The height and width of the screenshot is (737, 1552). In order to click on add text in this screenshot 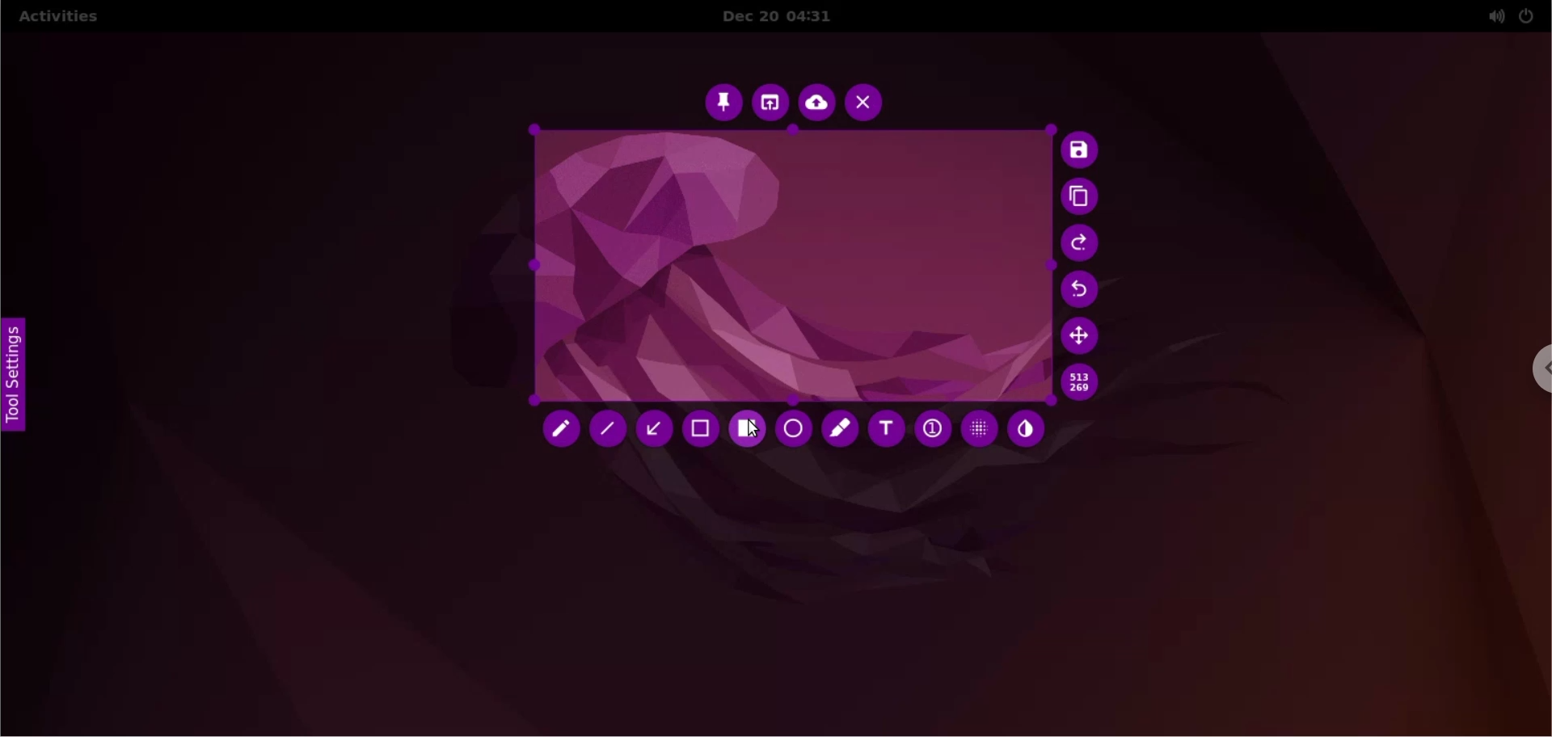, I will do `click(888, 432)`.